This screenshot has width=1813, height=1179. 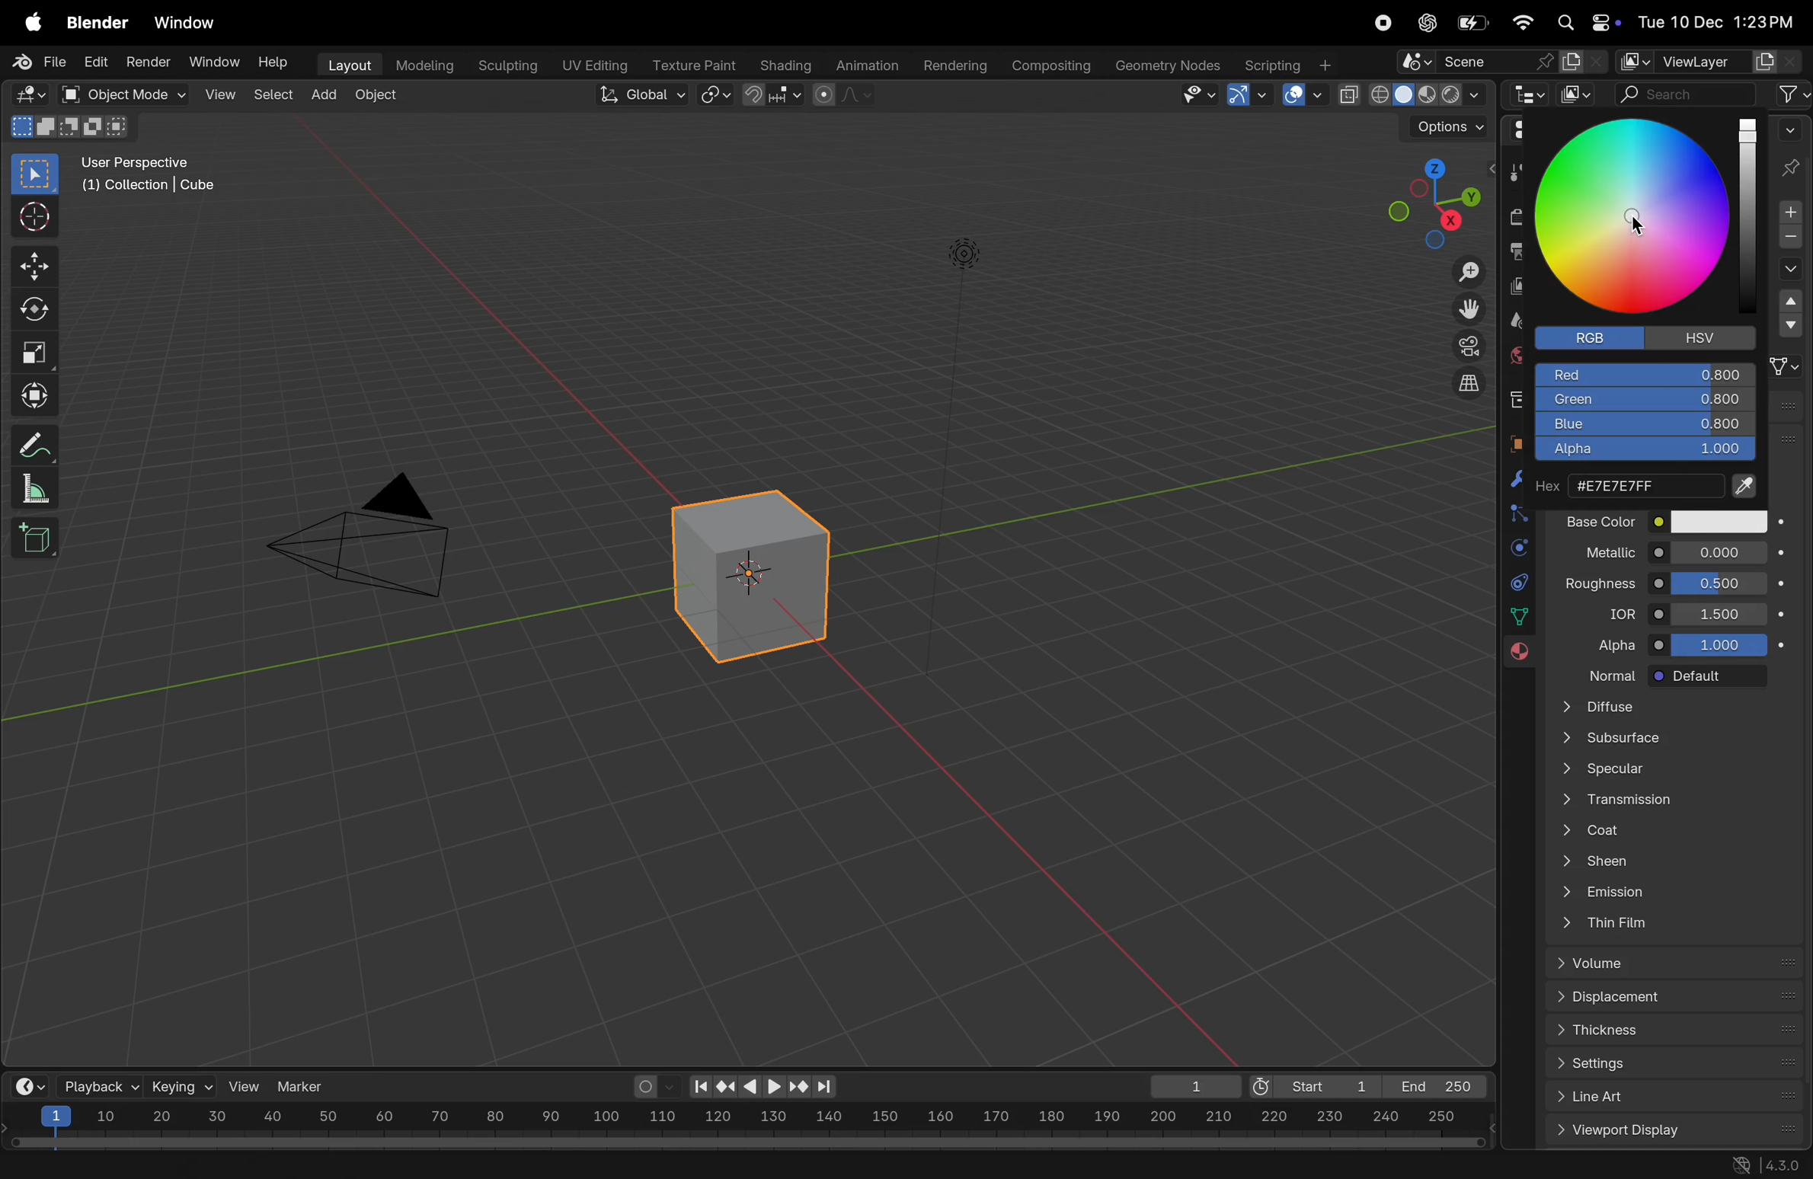 What do you see at coordinates (692, 60) in the screenshot?
I see `texture paint` at bounding box center [692, 60].